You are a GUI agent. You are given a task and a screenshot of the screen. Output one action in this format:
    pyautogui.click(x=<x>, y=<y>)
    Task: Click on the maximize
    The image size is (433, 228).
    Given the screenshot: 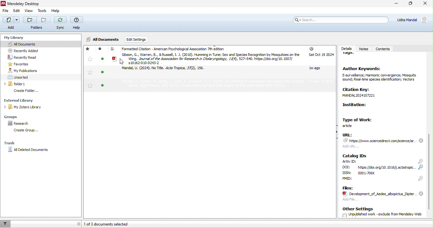 What is the action you would take?
    pyautogui.click(x=409, y=4)
    